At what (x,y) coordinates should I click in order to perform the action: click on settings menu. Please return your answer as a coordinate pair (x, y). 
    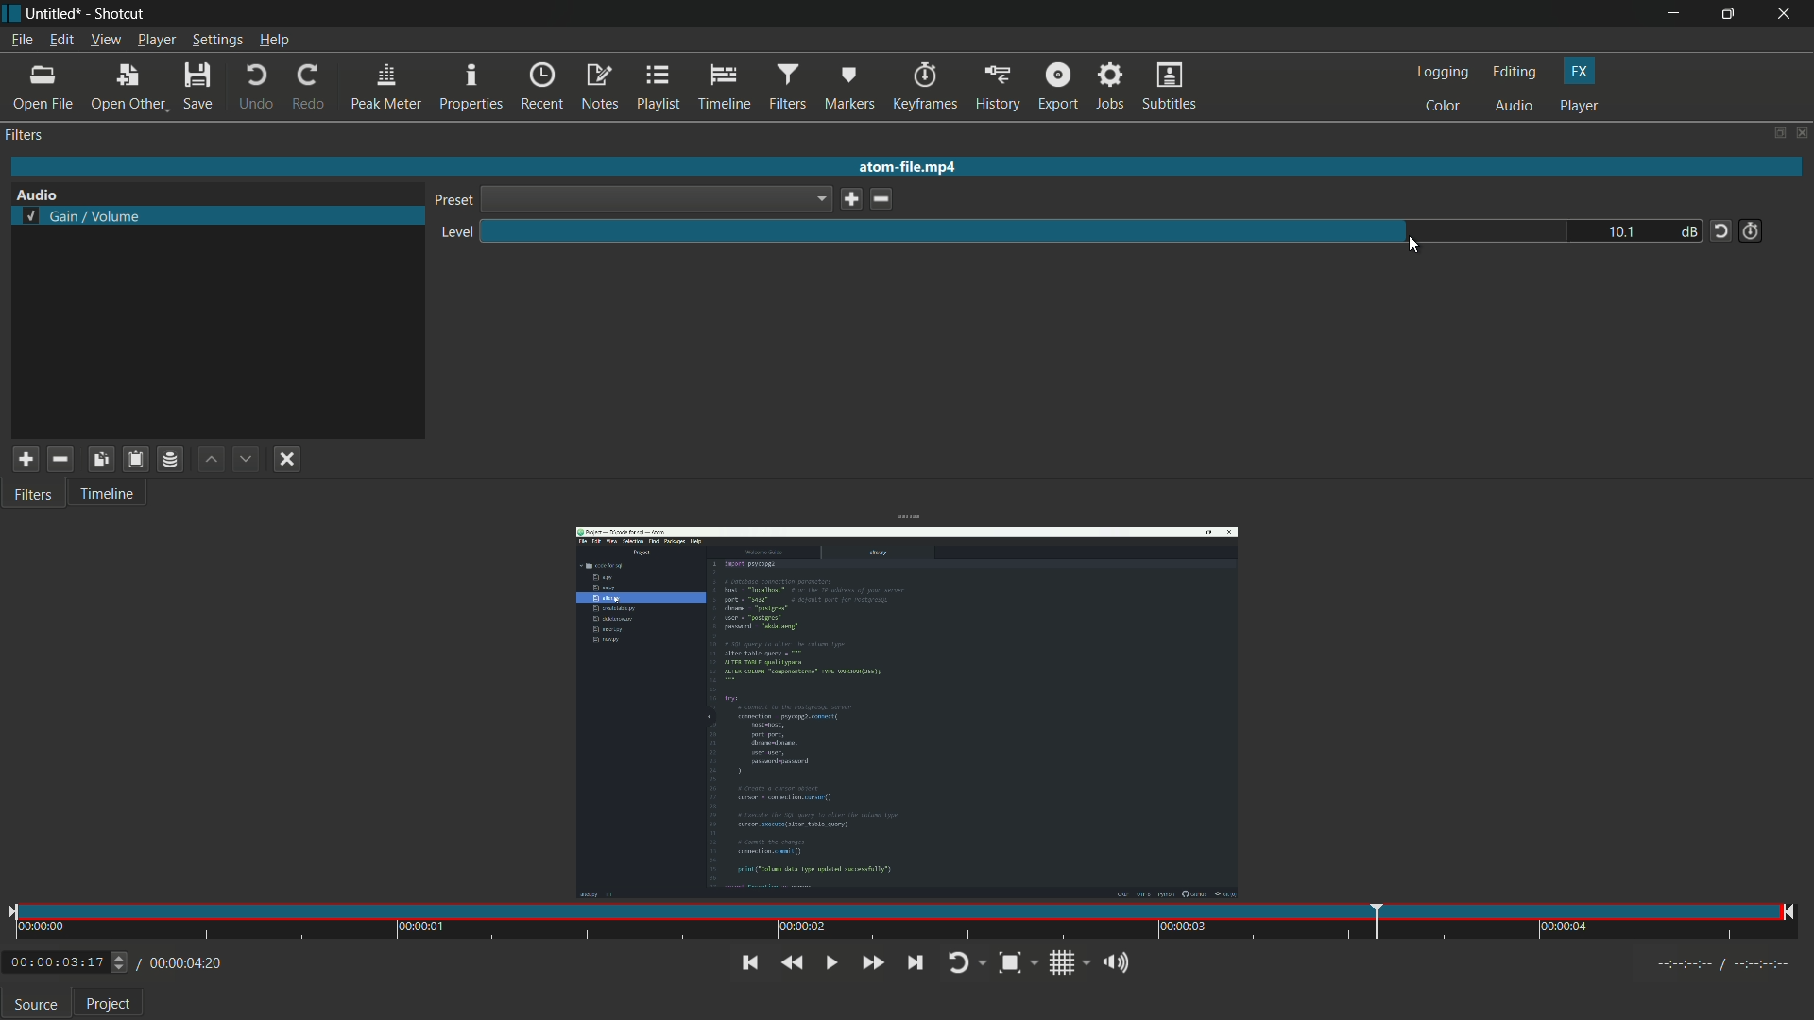
    Looking at the image, I should click on (217, 40).